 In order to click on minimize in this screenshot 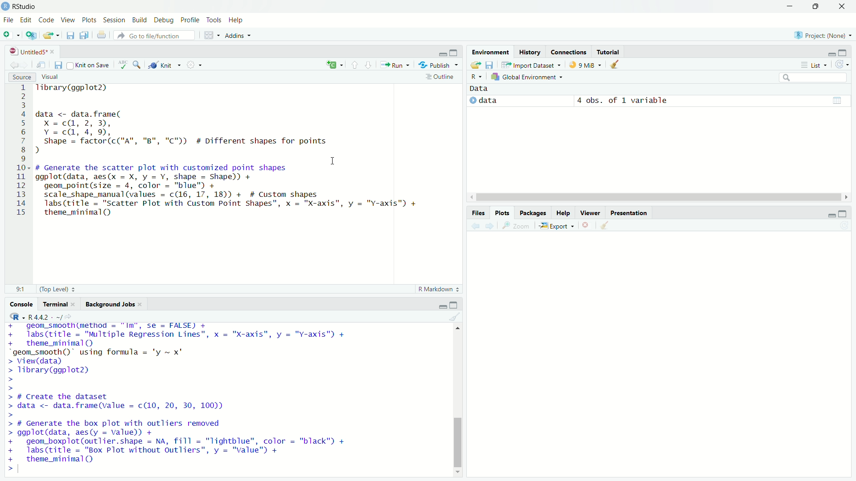, I will do `click(442, 306)`.